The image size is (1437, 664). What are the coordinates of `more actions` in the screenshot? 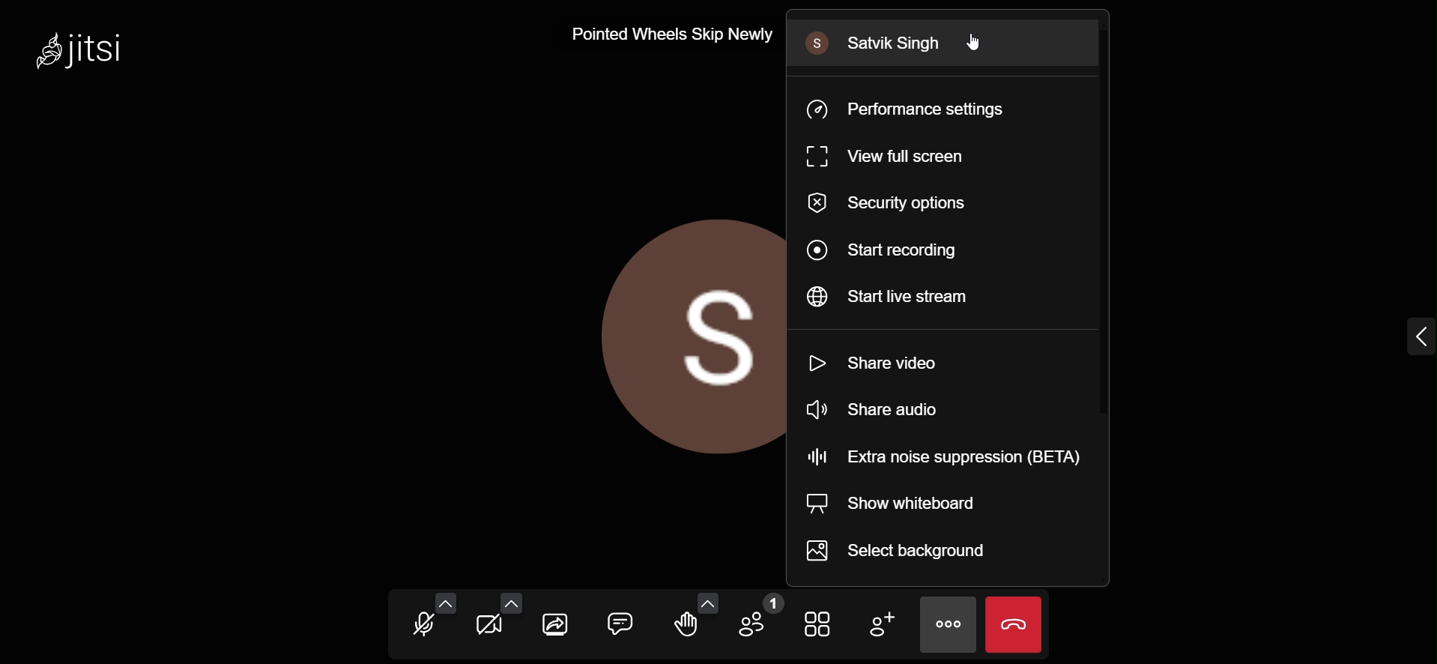 It's located at (948, 626).